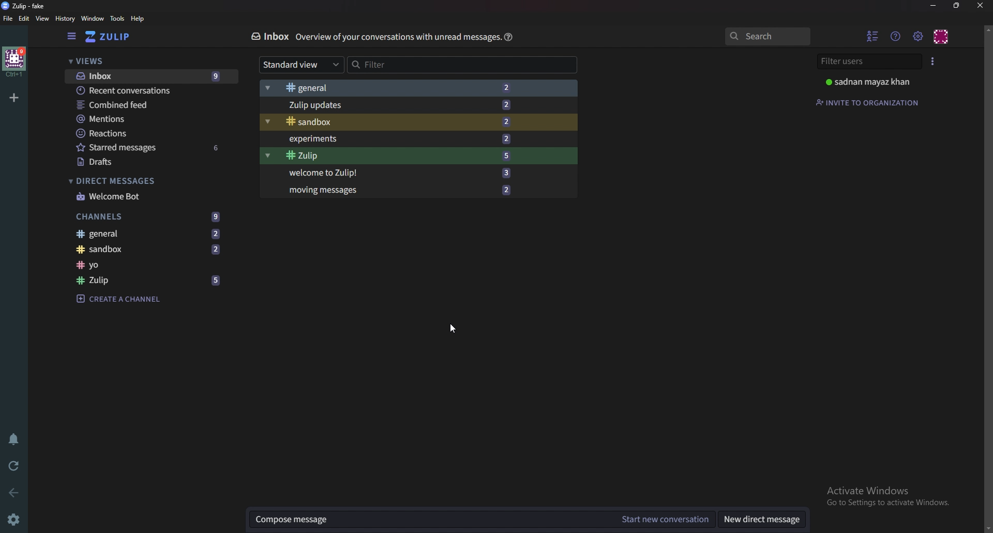 This screenshot has height=533, width=993. Describe the element at coordinates (299, 64) in the screenshot. I see `Standard view` at that location.